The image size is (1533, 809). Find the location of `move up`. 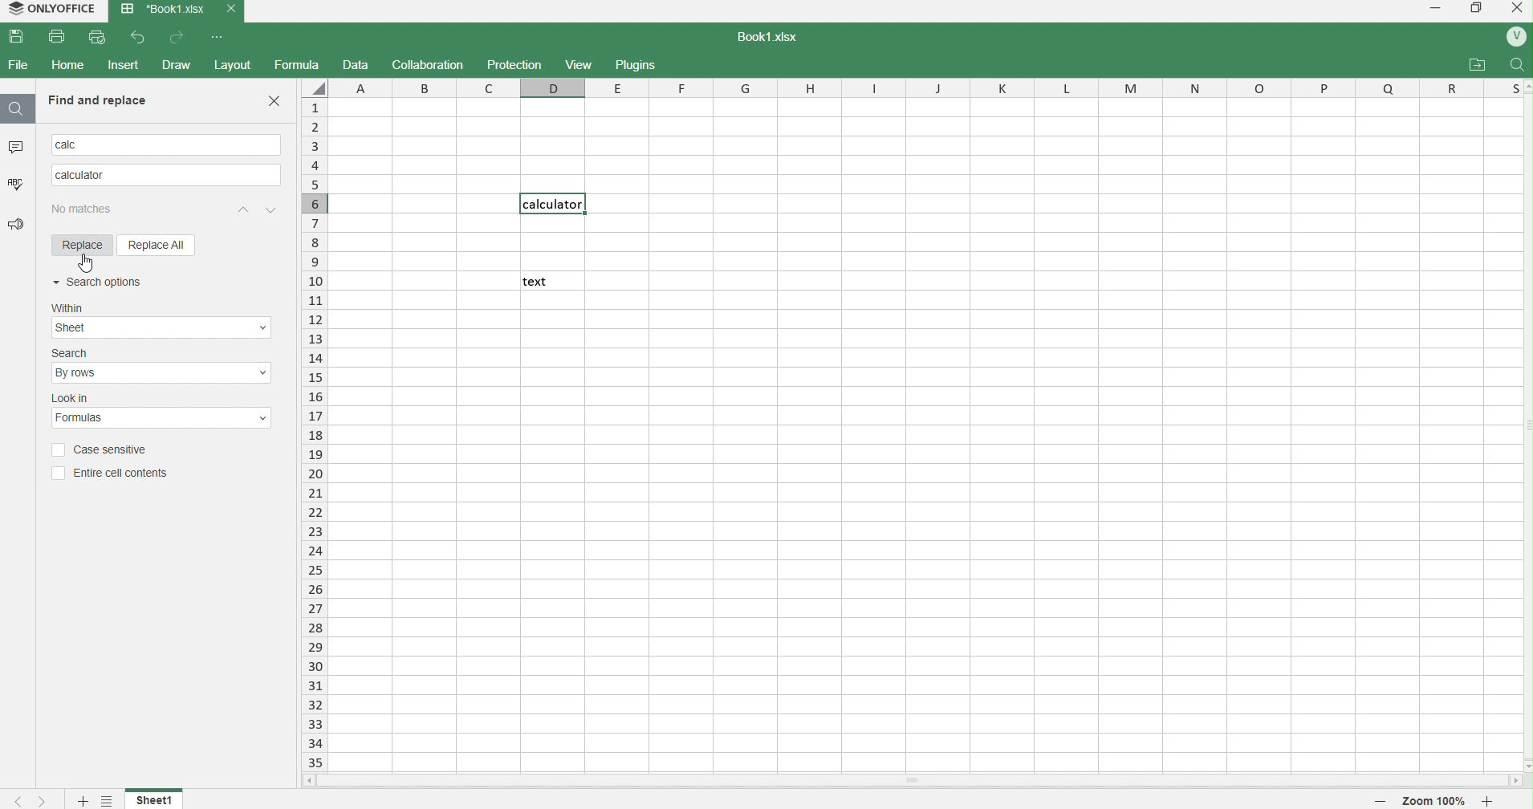

move up is located at coordinates (1523, 86).